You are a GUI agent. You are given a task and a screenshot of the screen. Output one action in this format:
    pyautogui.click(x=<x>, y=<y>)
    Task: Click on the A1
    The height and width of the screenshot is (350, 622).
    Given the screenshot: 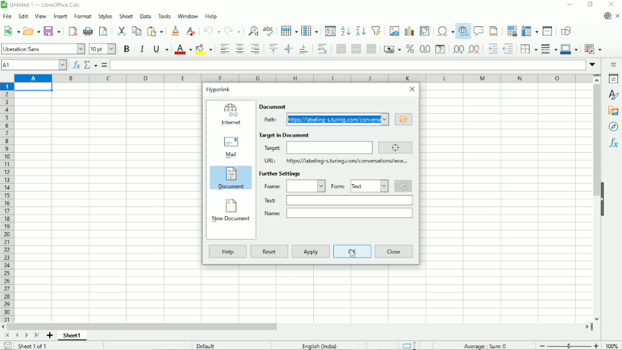 What is the action you would take?
    pyautogui.click(x=35, y=66)
    